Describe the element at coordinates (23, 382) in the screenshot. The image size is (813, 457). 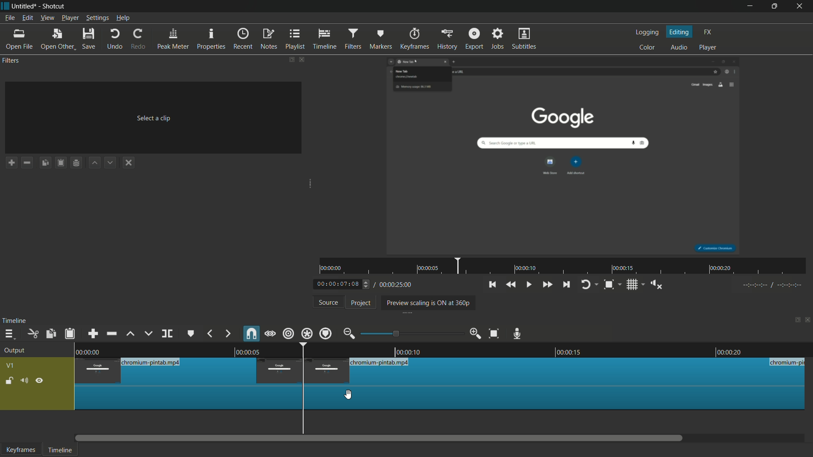
I see `mute` at that location.